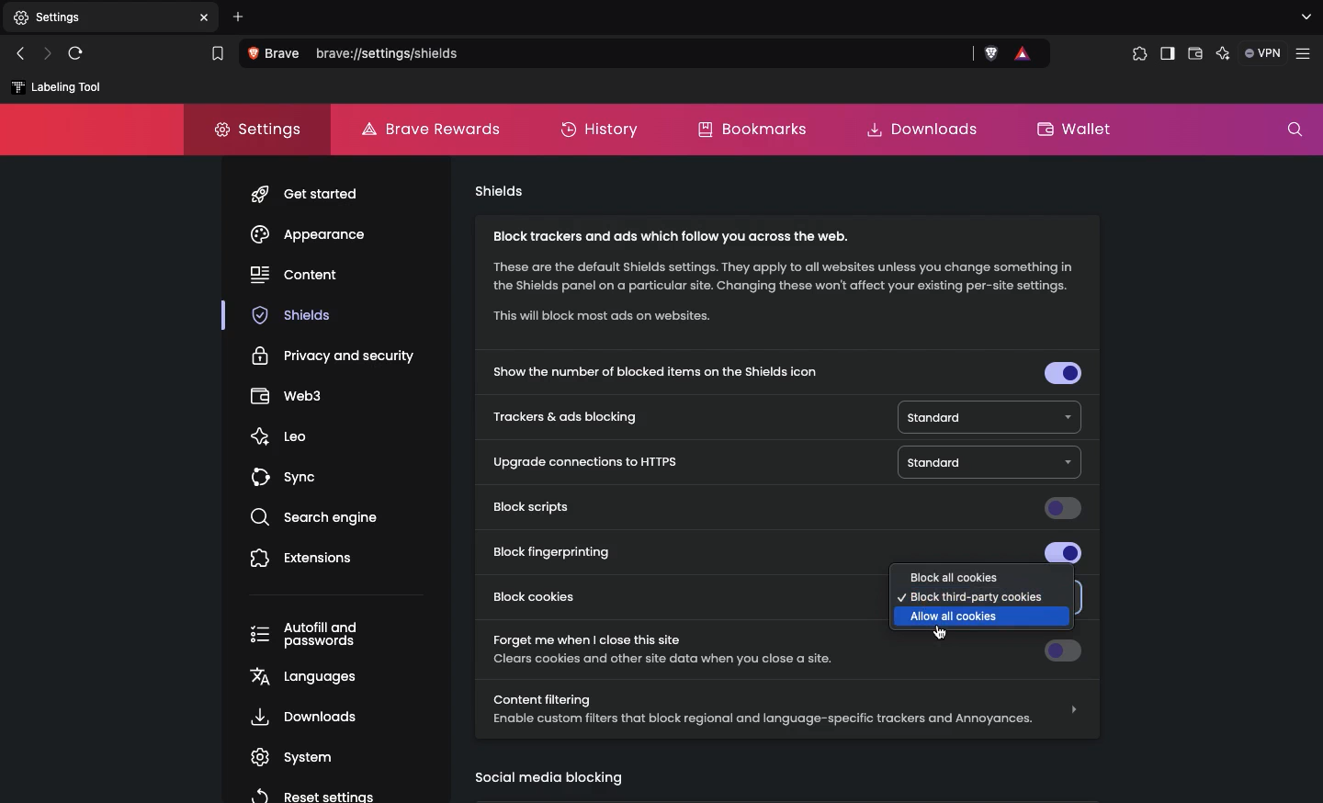  Describe the element at coordinates (1306, 52) in the screenshot. I see `customize and control brave` at that location.